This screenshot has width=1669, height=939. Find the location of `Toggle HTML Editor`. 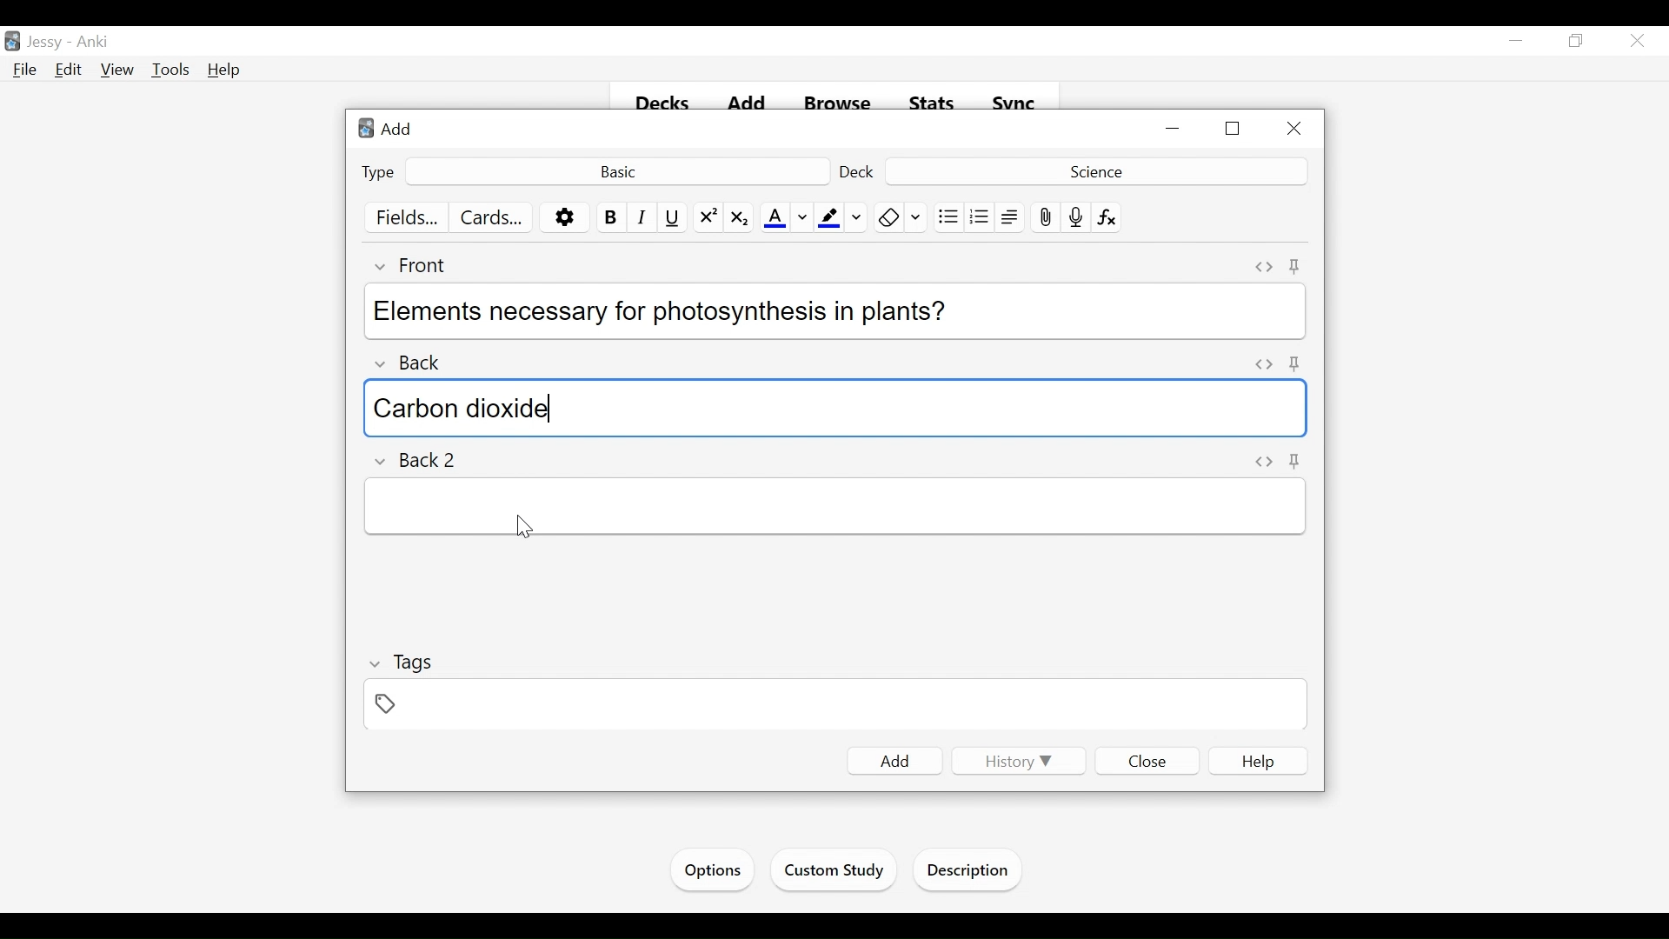

Toggle HTML Editor is located at coordinates (1264, 460).